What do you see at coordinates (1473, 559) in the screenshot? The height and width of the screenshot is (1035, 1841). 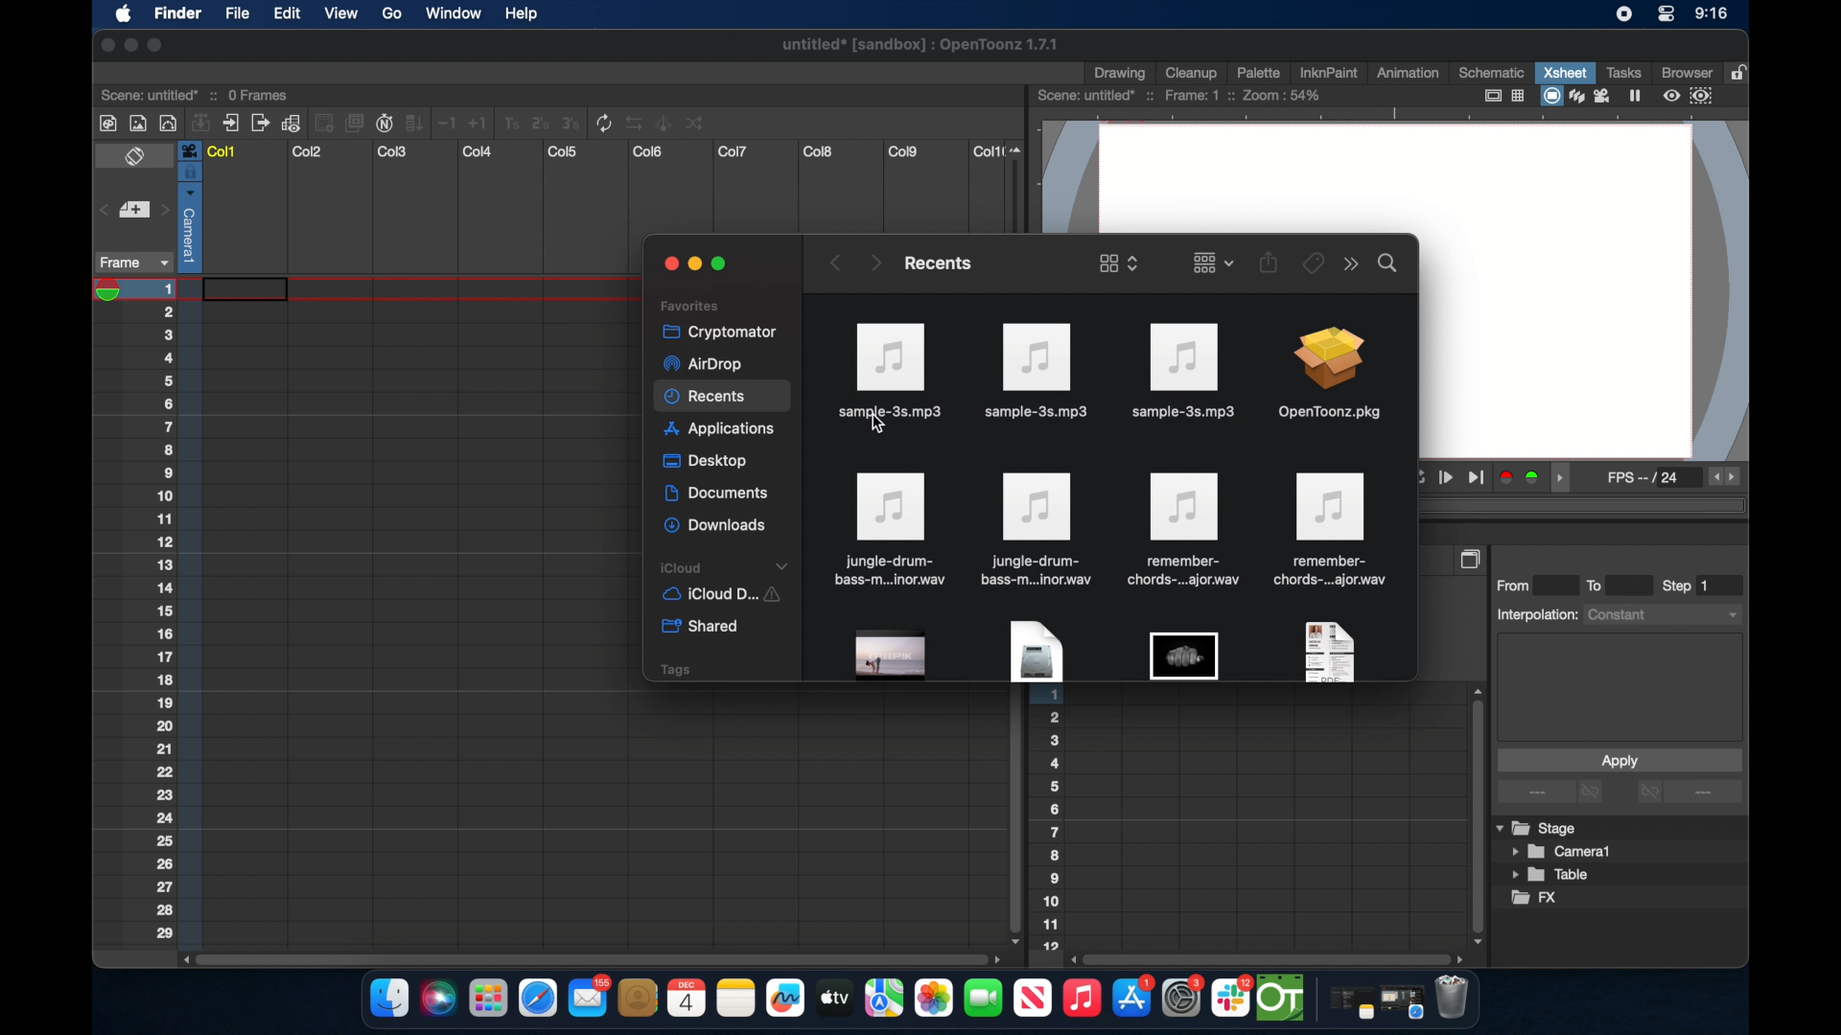 I see `copy` at bounding box center [1473, 559].